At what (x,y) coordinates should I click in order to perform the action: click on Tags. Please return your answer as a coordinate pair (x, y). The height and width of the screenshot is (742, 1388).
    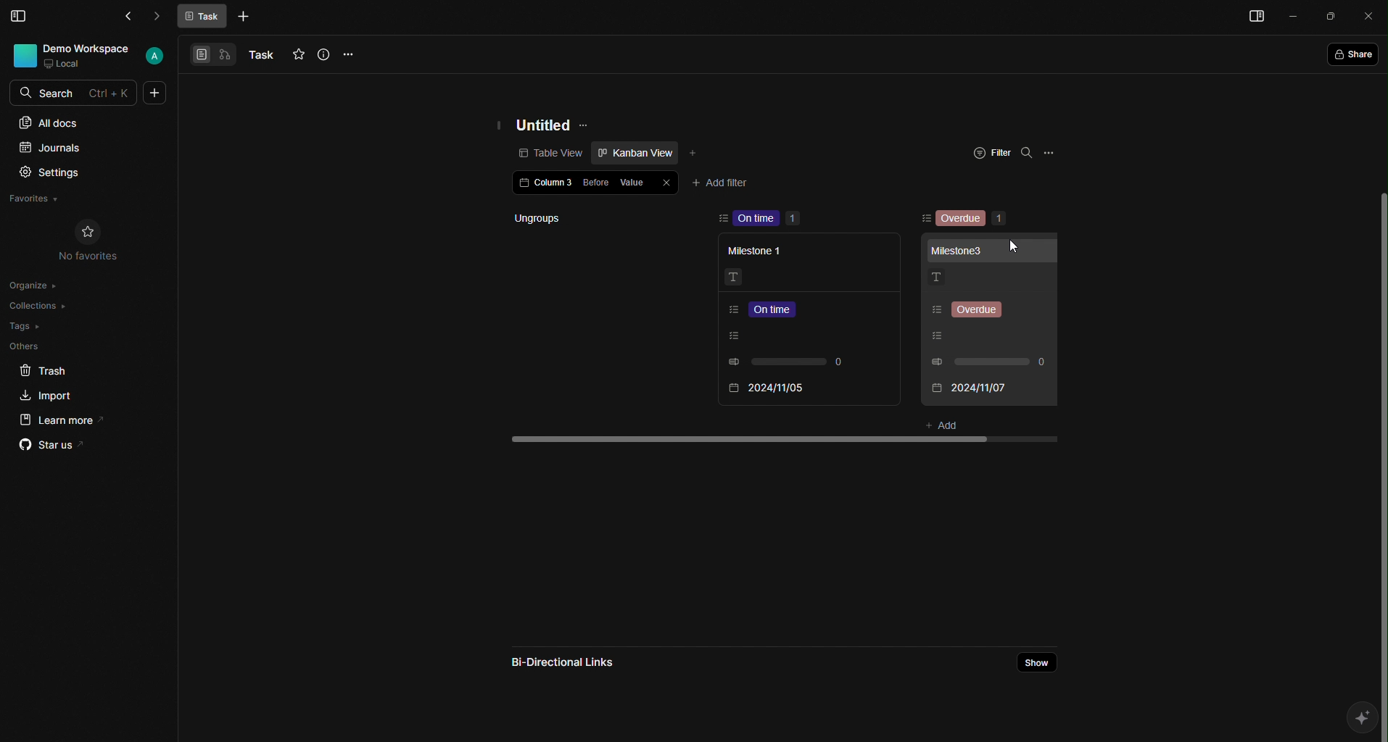
    Looking at the image, I should click on (28, 326).